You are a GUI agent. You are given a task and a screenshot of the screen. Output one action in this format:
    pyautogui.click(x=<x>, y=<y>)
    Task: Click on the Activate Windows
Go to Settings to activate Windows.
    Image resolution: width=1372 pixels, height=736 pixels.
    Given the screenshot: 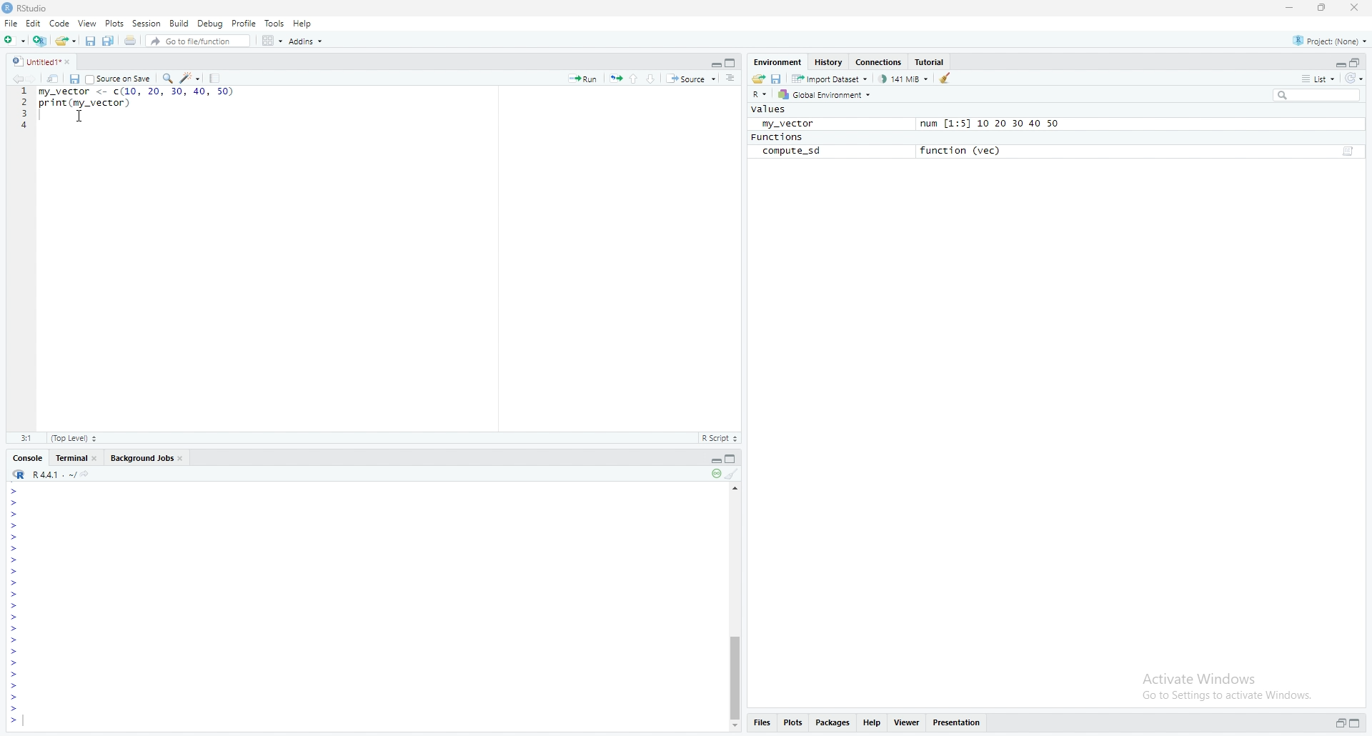 What is the action you would take?
    pyautogui.click(x=1229, y=685)
    